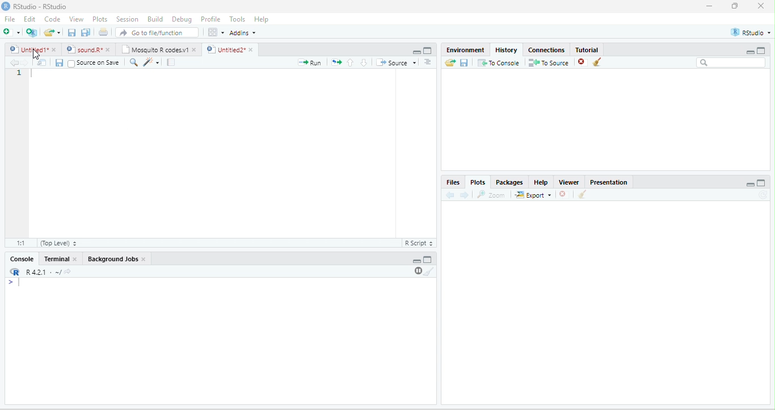 This screenshot has width=775, height=410. I want to click on Source, so click(396, 62).